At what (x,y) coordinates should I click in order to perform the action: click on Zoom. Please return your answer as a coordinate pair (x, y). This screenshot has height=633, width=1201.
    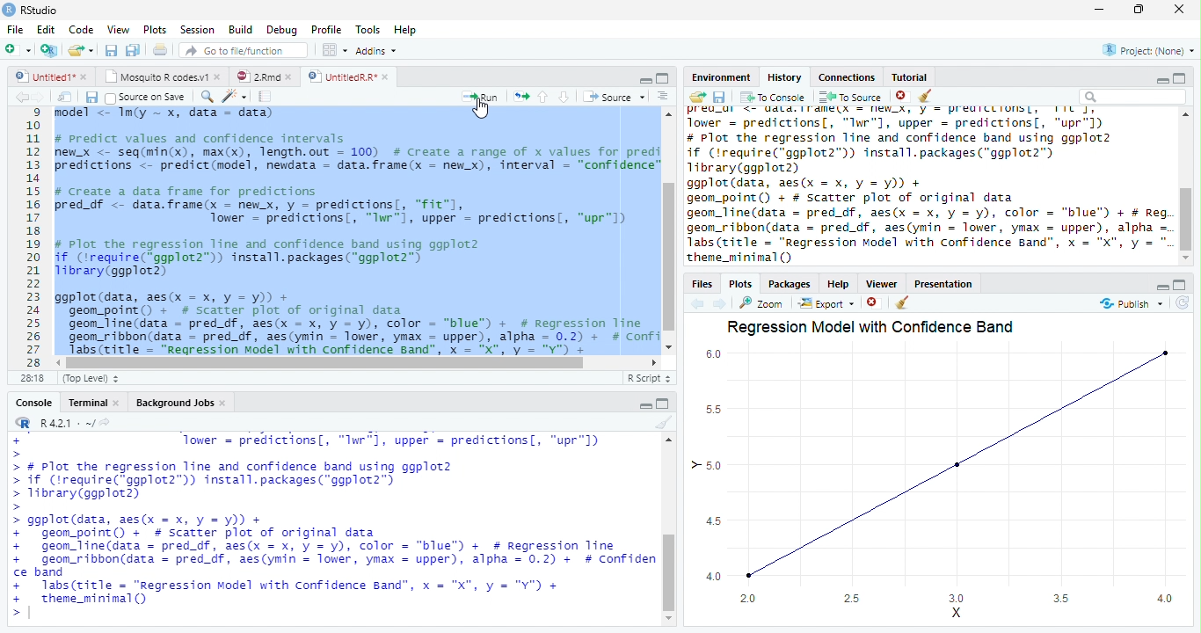
    Looking at the image, I should click on (207, 98).